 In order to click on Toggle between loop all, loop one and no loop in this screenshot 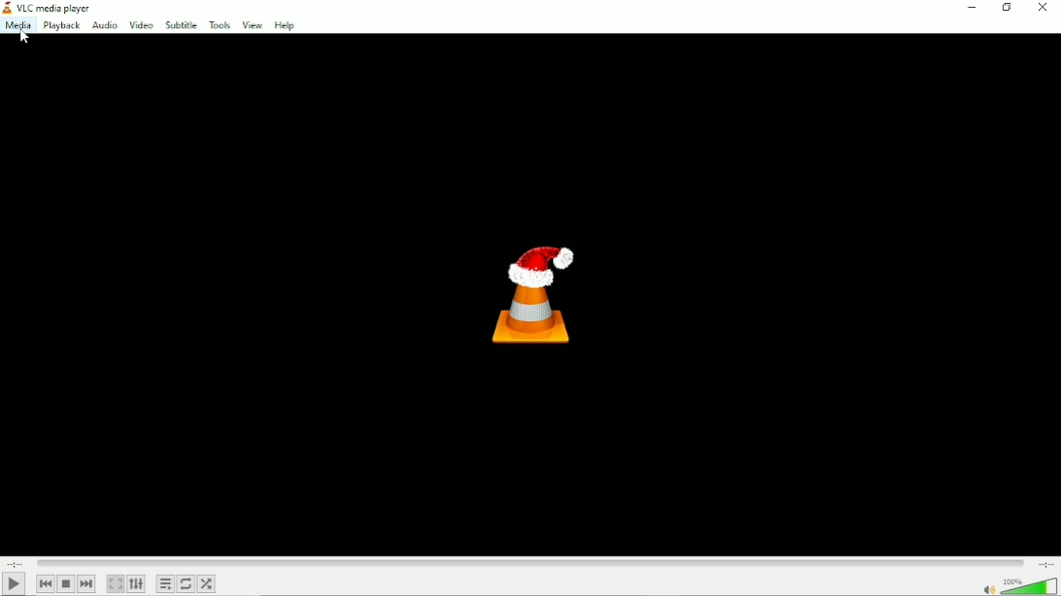, I will do `click(186, 584)`.